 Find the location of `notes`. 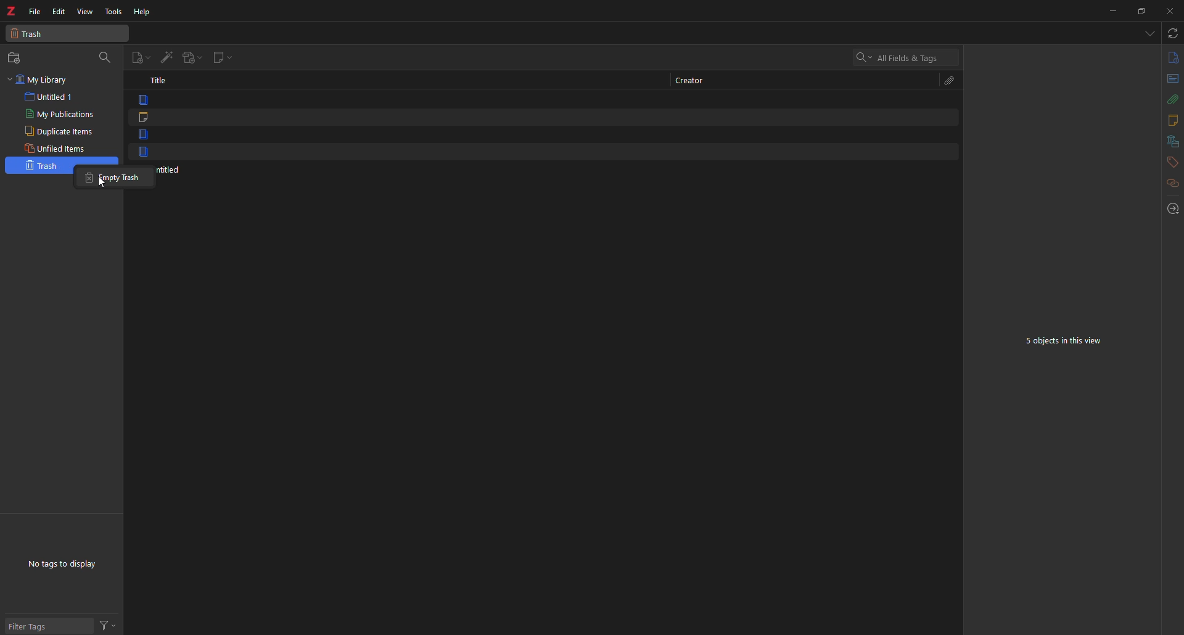

notes is located at coordinates (1171, 120).